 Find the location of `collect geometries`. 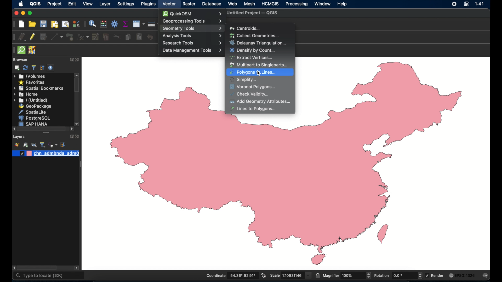

collect geometries is located at coordinates (254, 35).